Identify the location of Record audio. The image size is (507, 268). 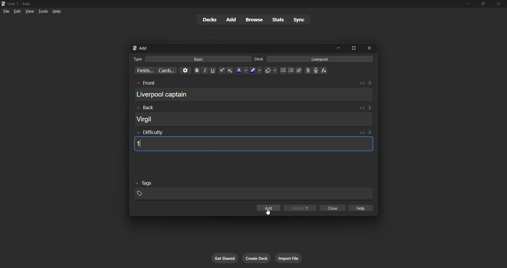
(316, 70).